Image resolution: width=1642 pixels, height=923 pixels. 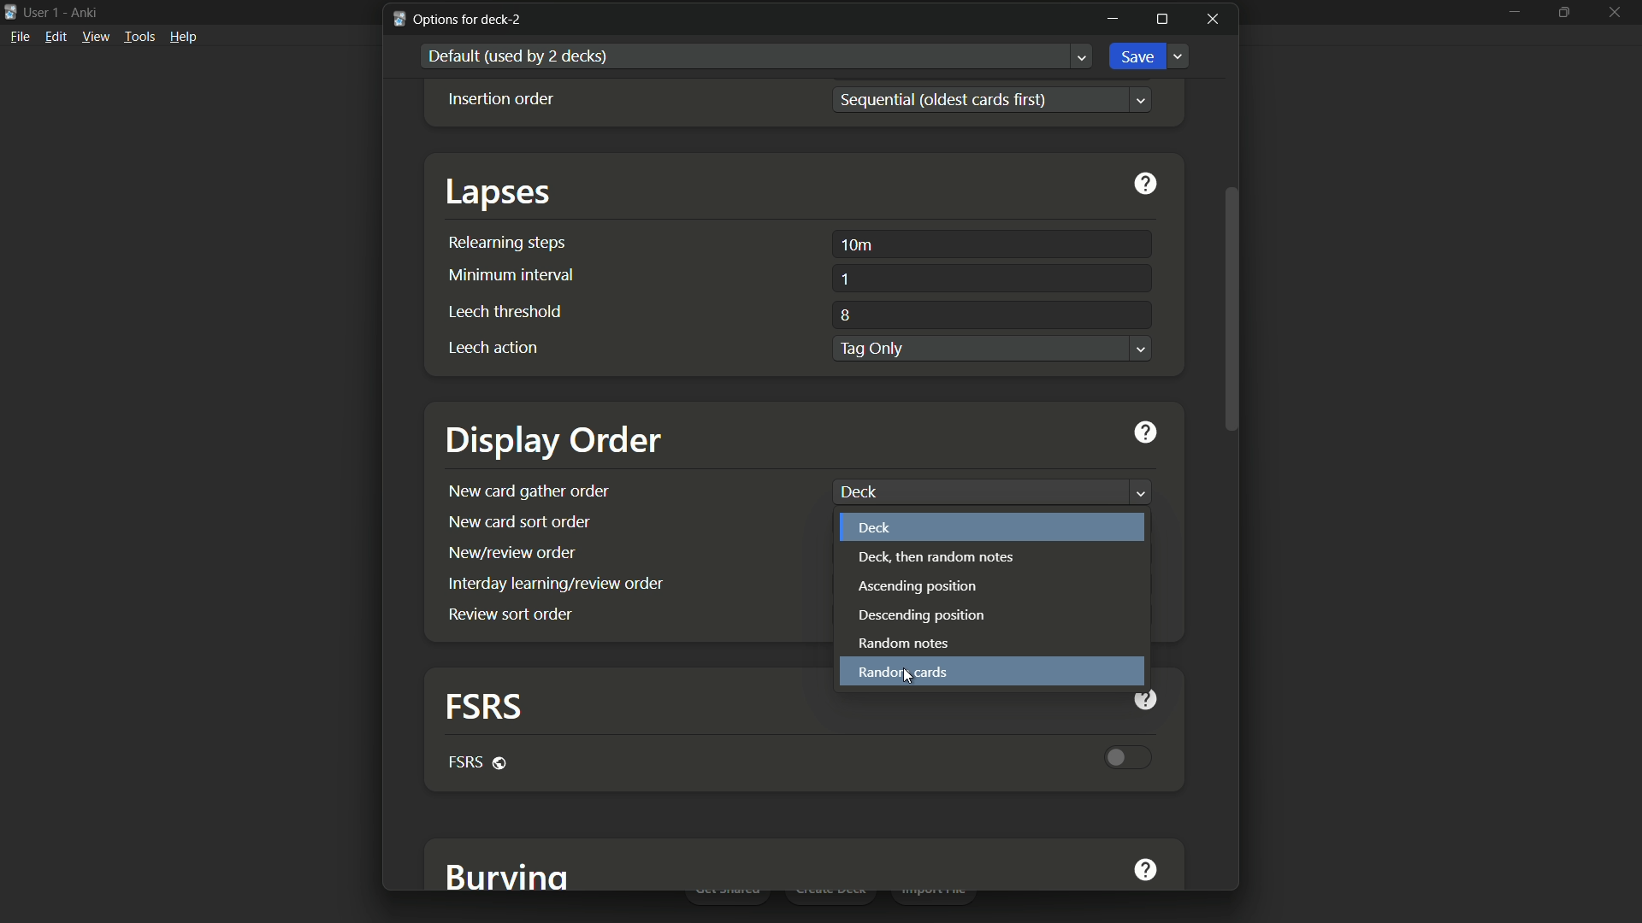 I want to click on app name, so click(x=83, y=13).